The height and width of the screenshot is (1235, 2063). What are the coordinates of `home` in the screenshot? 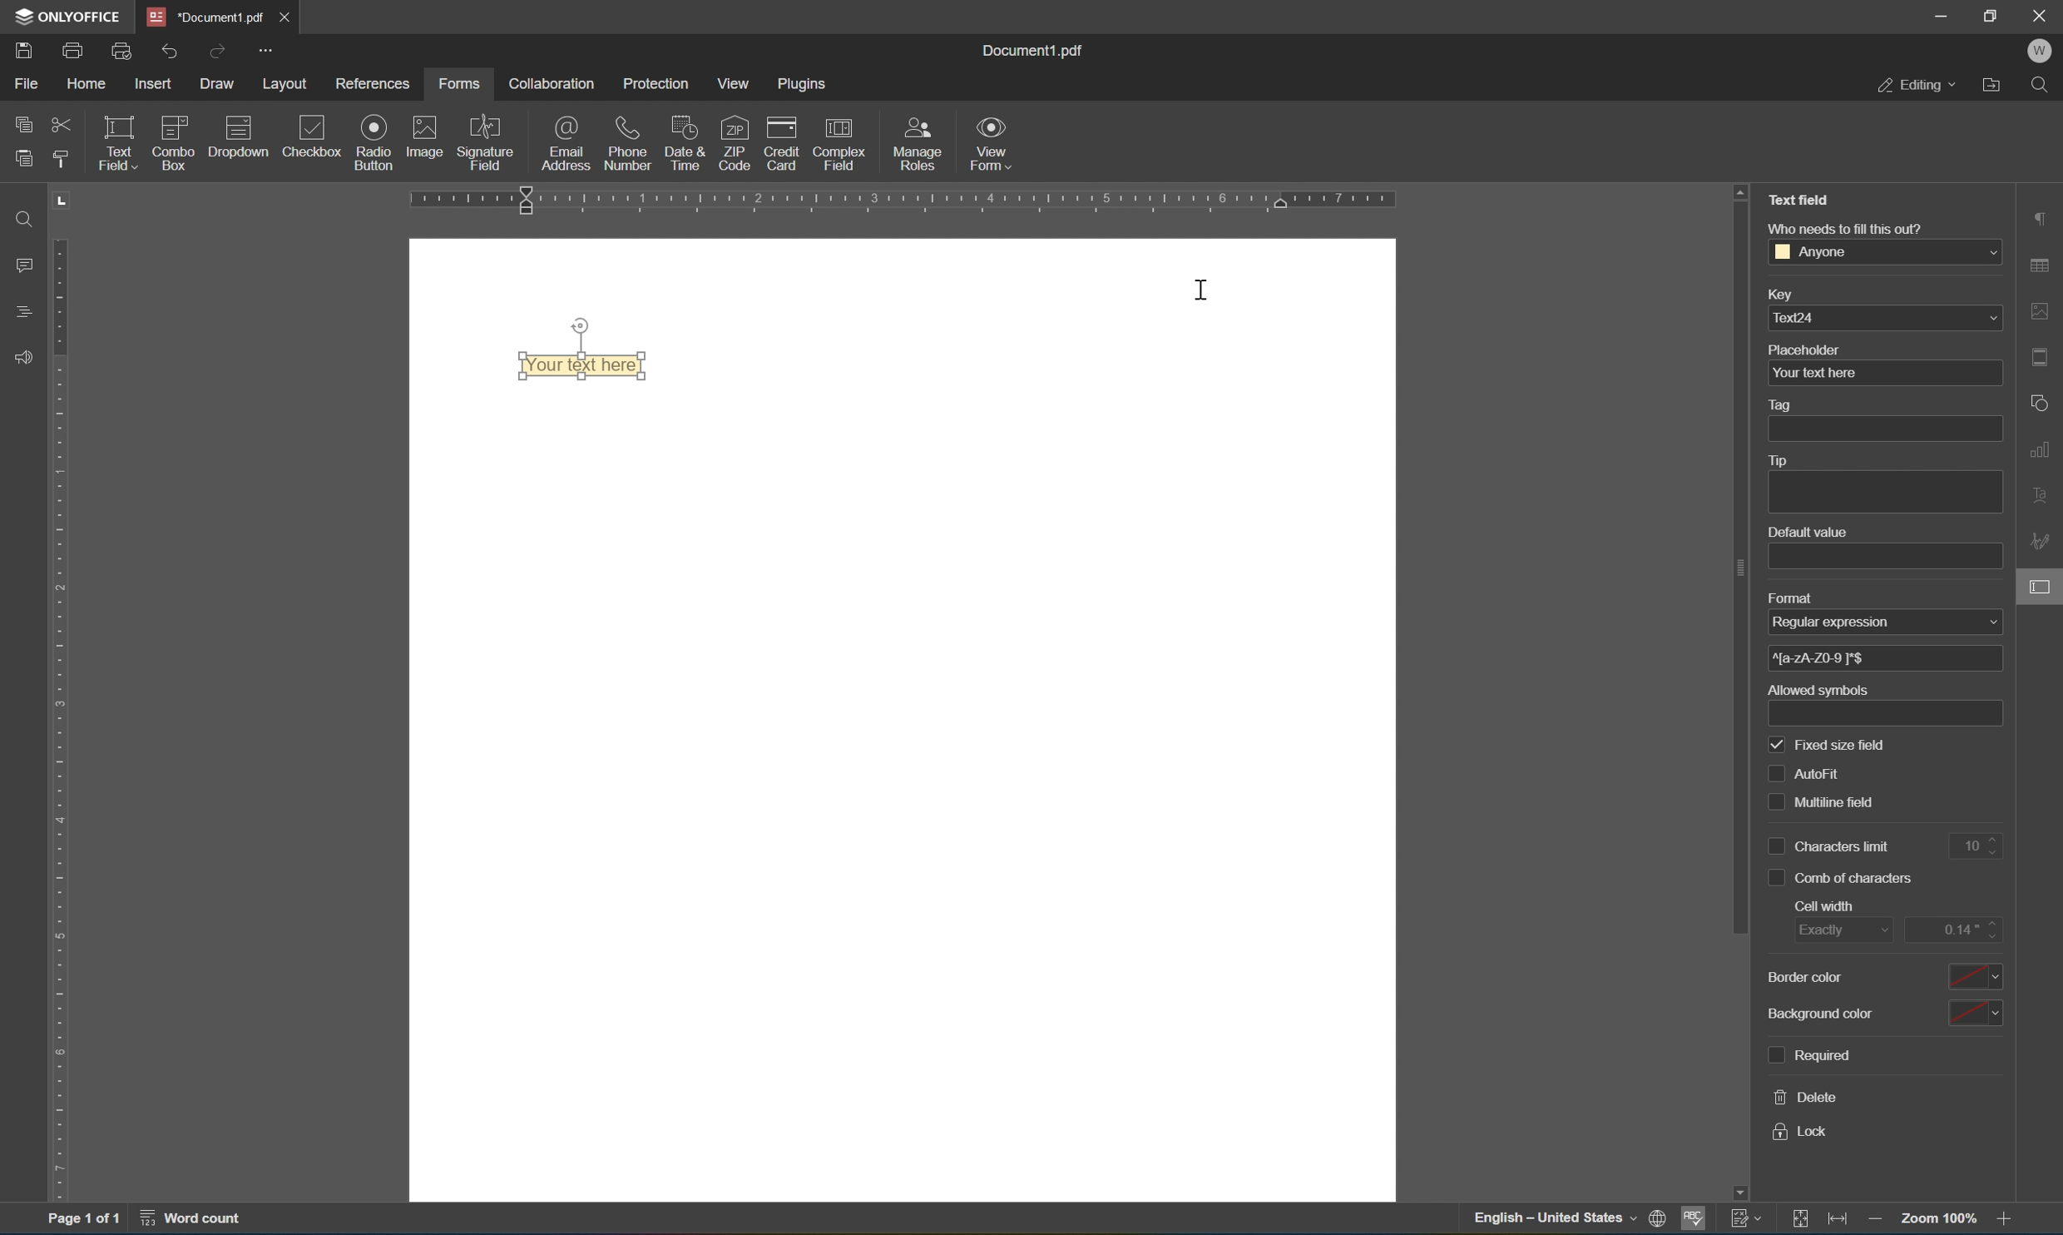 It's located at (86, 87).